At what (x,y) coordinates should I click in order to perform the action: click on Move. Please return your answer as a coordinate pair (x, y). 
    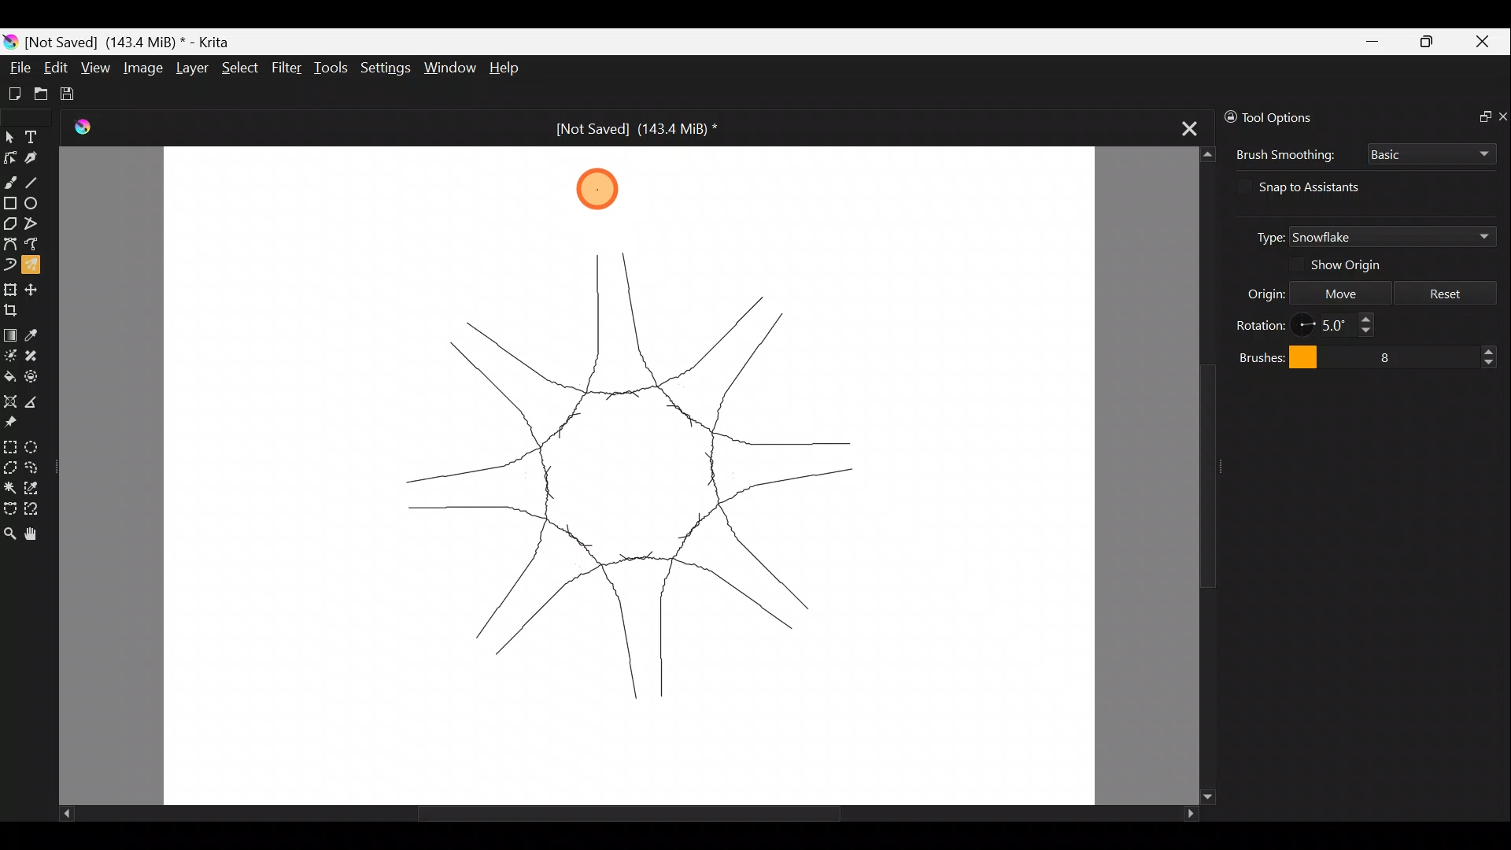
    Looking at the image, I should click on (1340, 291).